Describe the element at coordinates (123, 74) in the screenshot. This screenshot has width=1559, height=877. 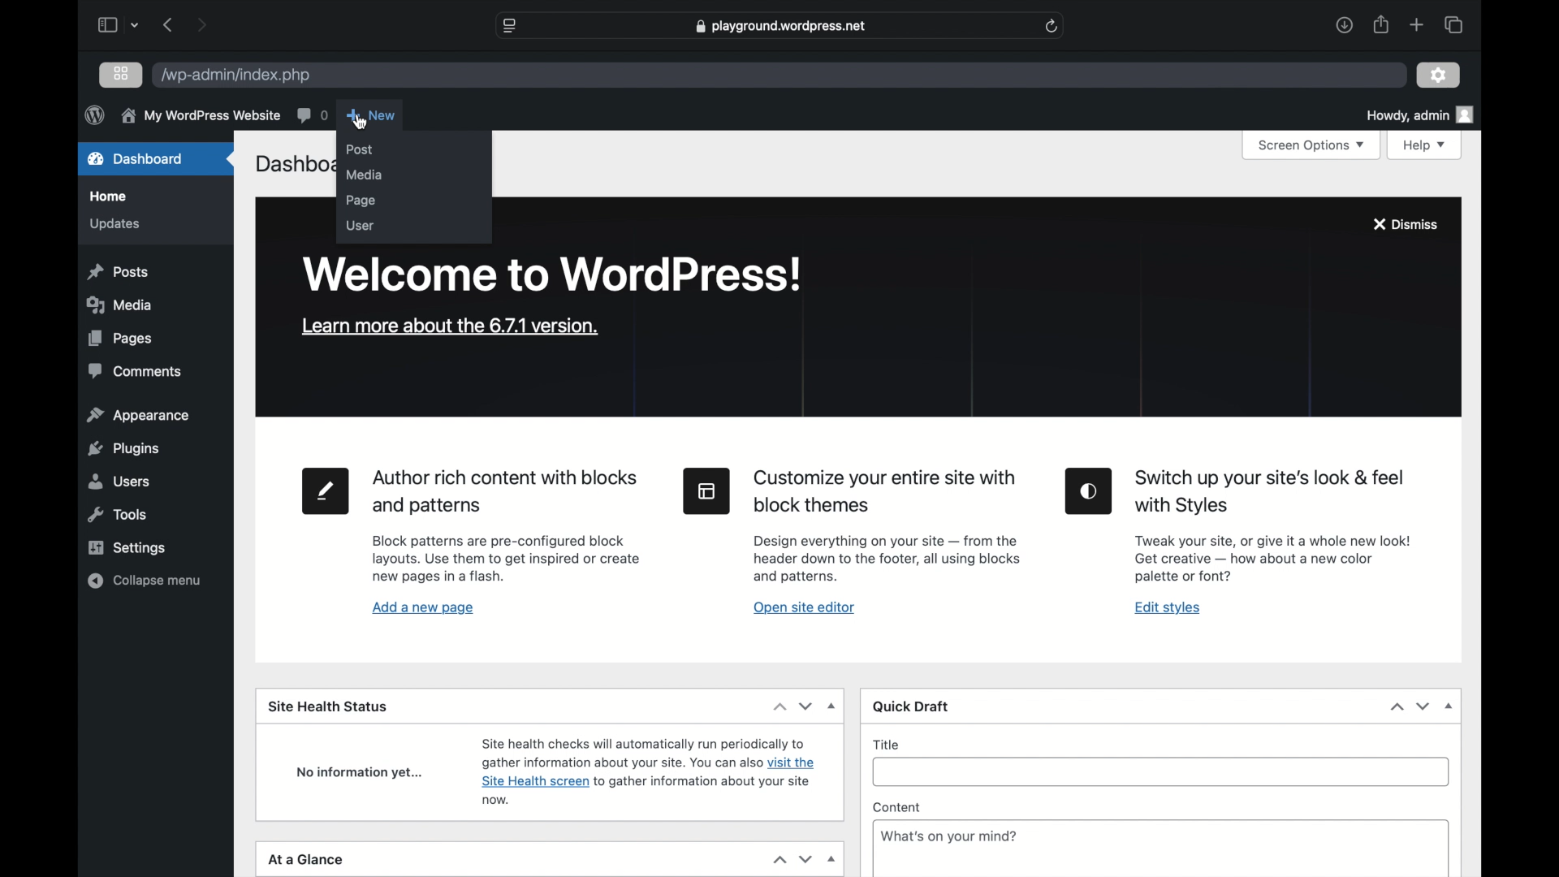
I see `grid view` at that location.